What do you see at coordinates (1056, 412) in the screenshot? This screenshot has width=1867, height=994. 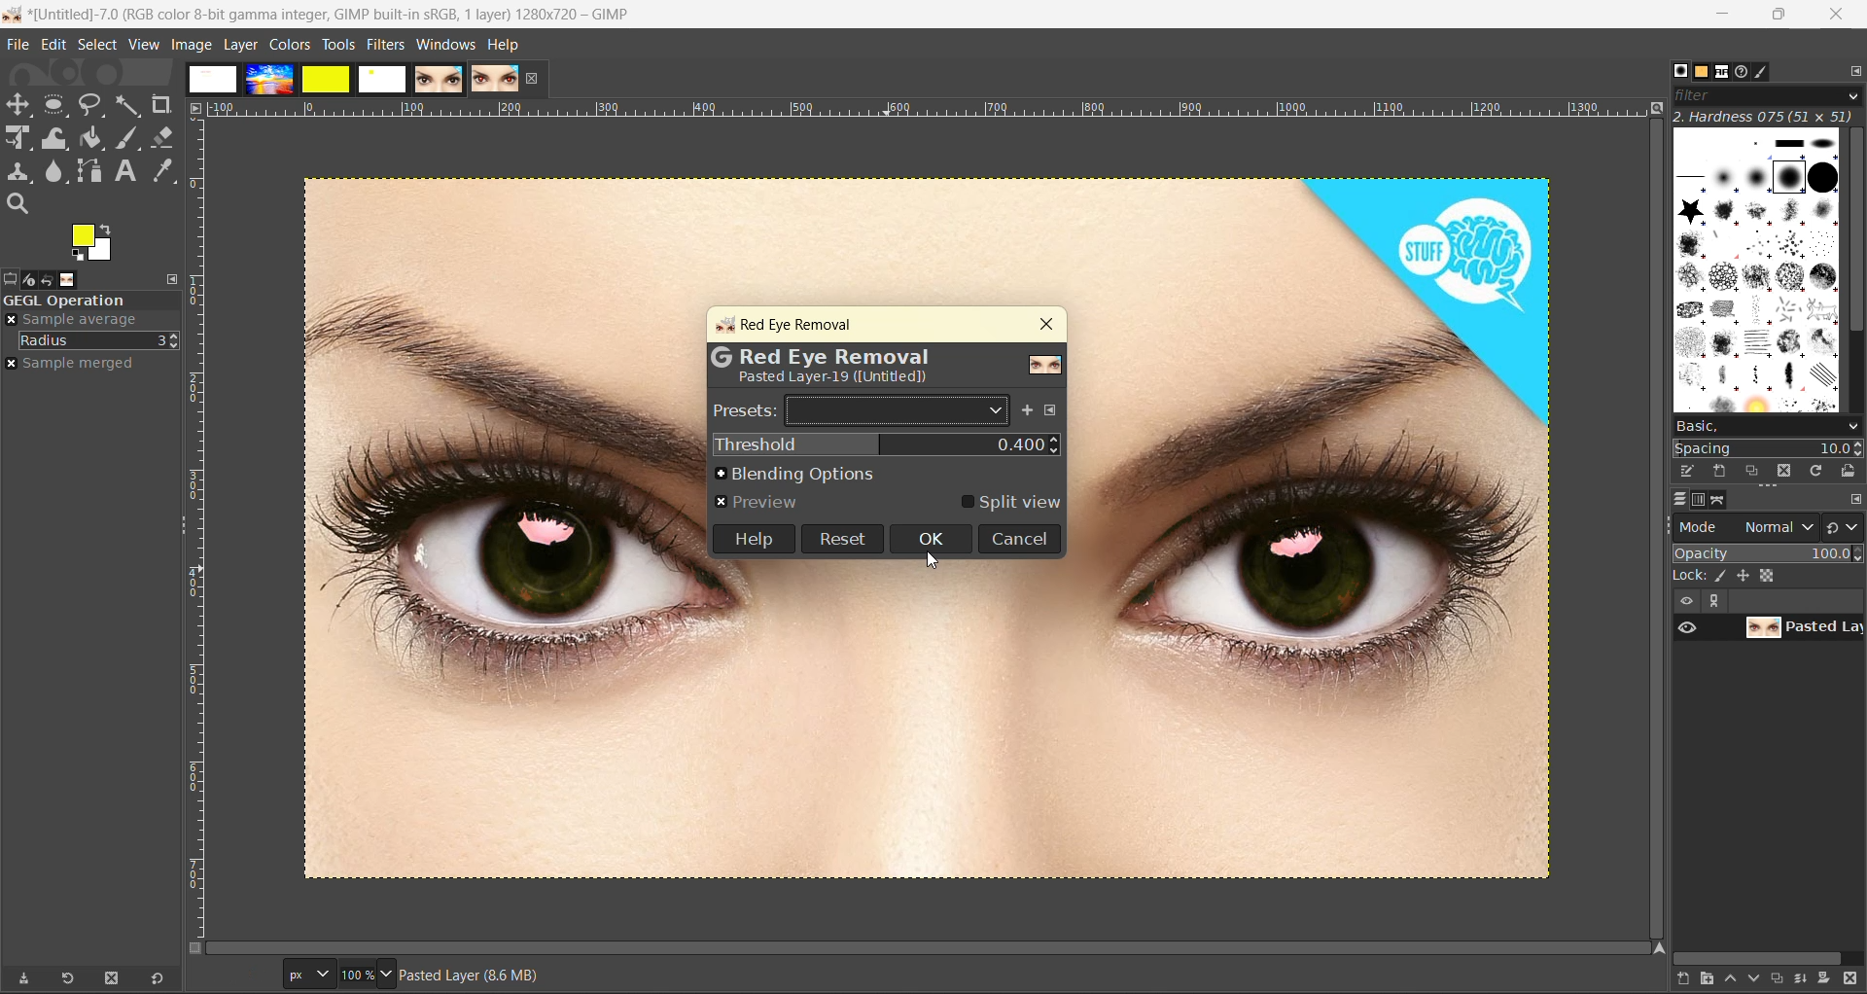 I see `configure` at bounding box center [1056, 412].